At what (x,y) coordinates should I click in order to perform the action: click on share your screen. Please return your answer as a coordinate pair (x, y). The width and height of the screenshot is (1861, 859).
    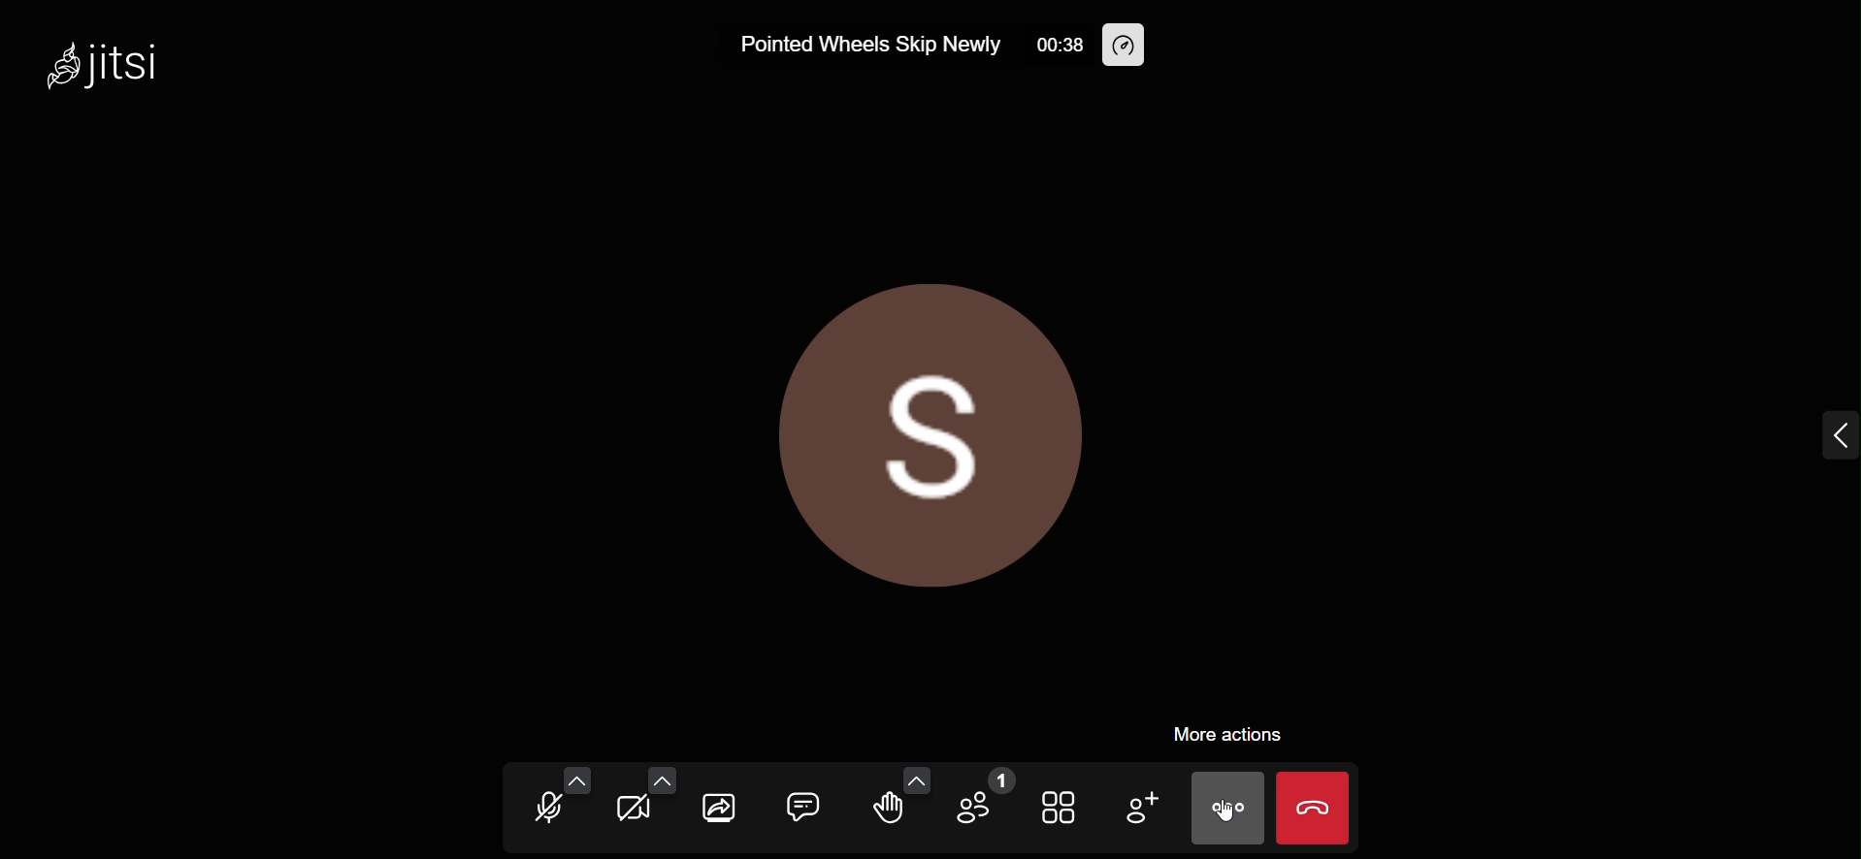
    Looking at the image, I should click on (722, 805).